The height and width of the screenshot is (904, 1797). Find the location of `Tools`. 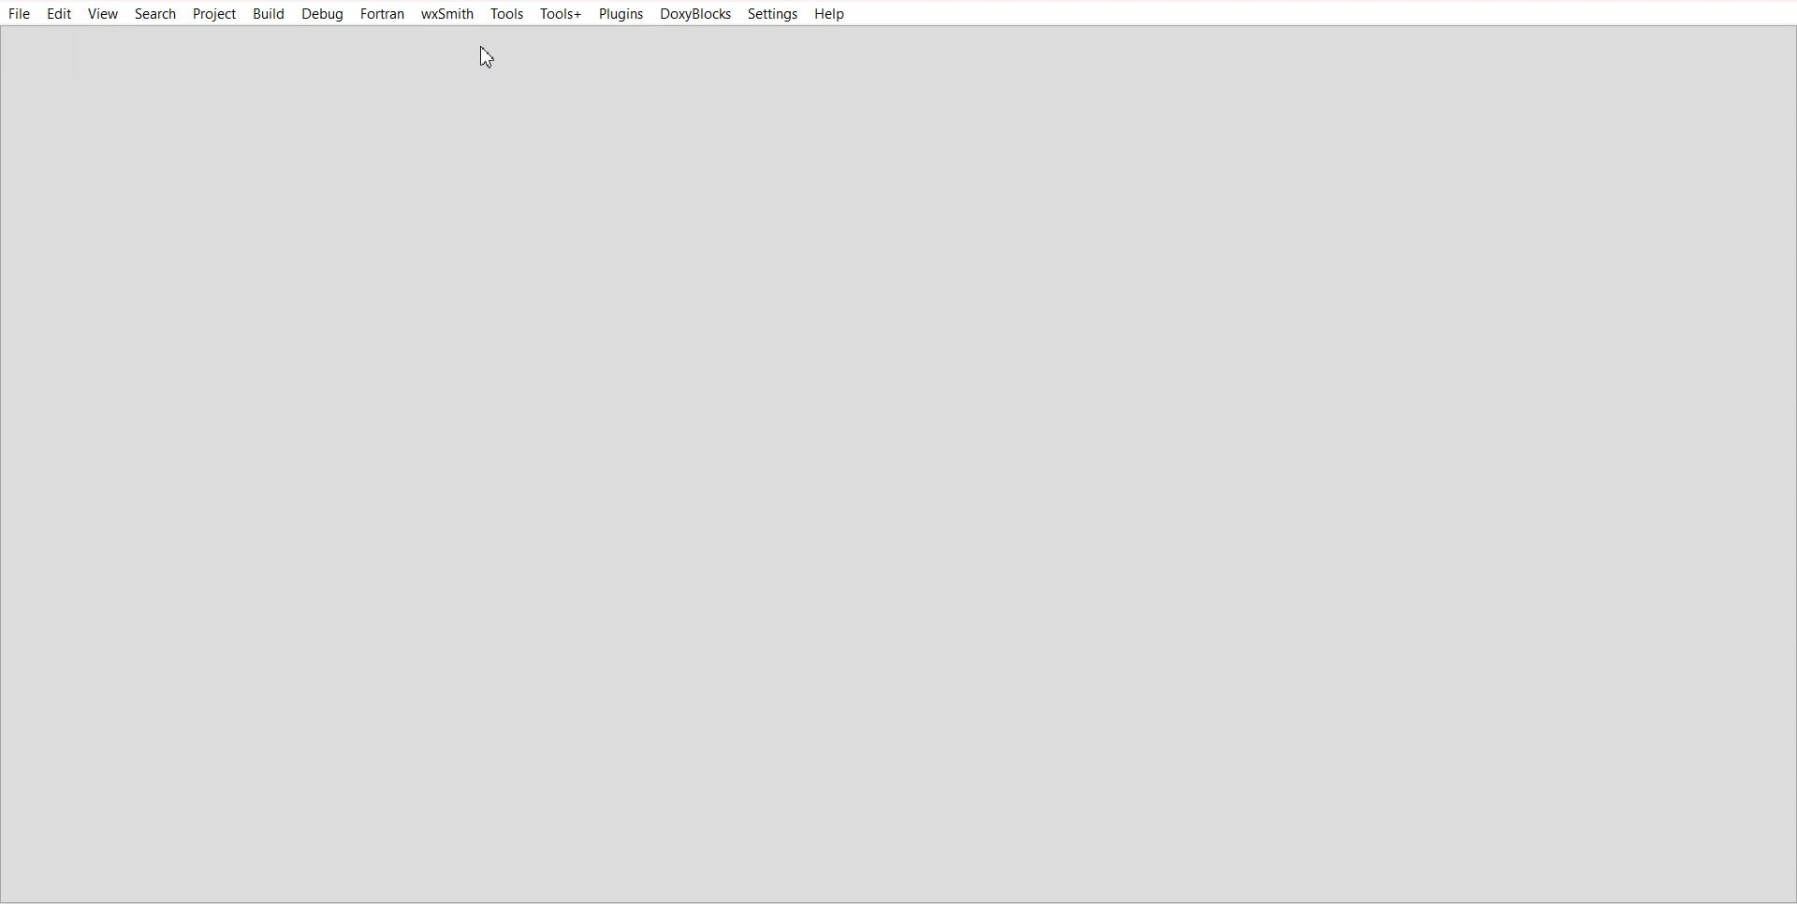

Tools is located at coordinates (505, 14).